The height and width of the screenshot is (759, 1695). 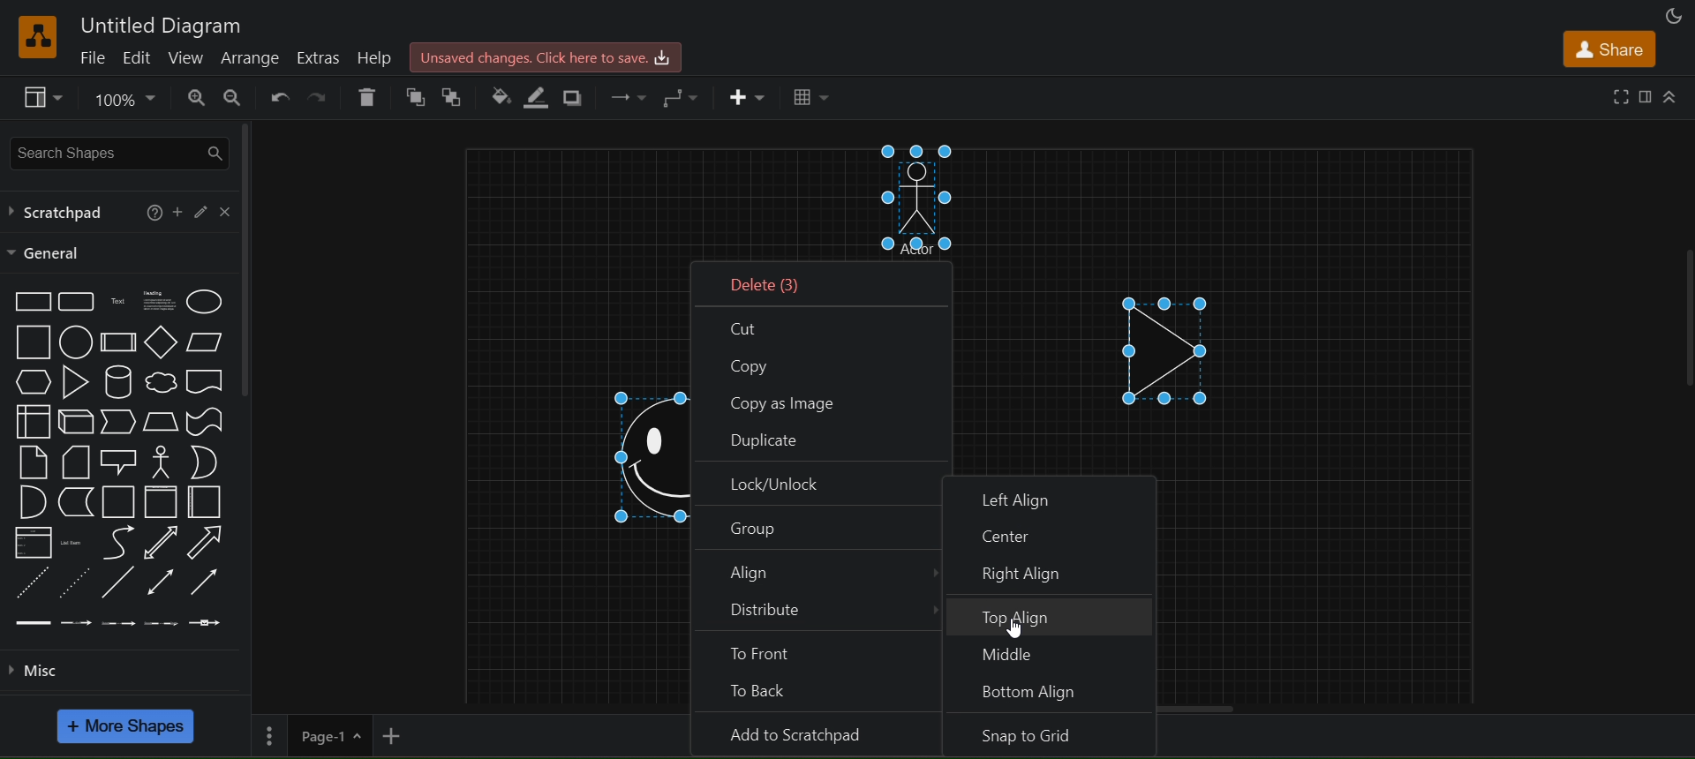 I want to click on redo, so click(x=321, y=95).